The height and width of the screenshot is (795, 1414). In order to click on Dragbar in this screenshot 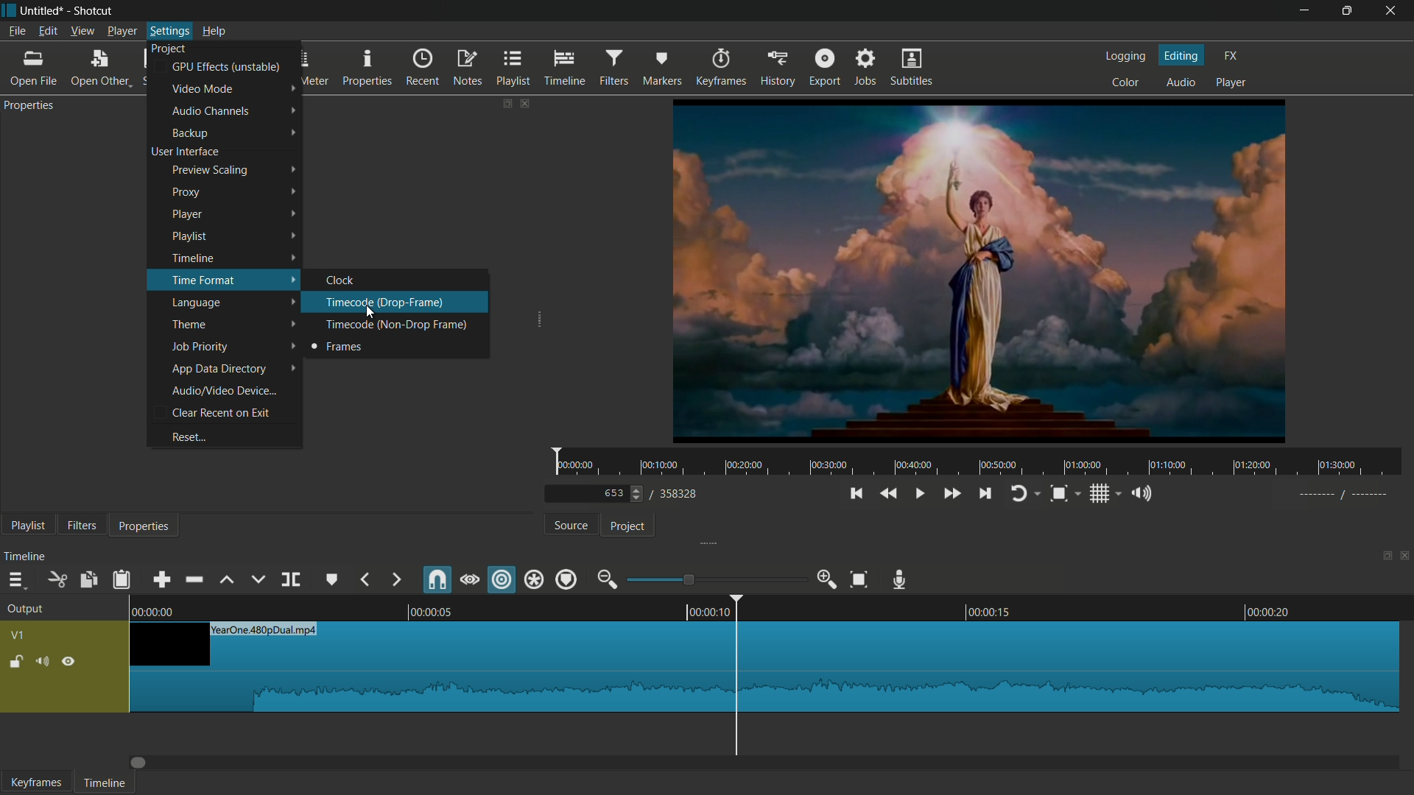, I will do `click(761, 766)`.